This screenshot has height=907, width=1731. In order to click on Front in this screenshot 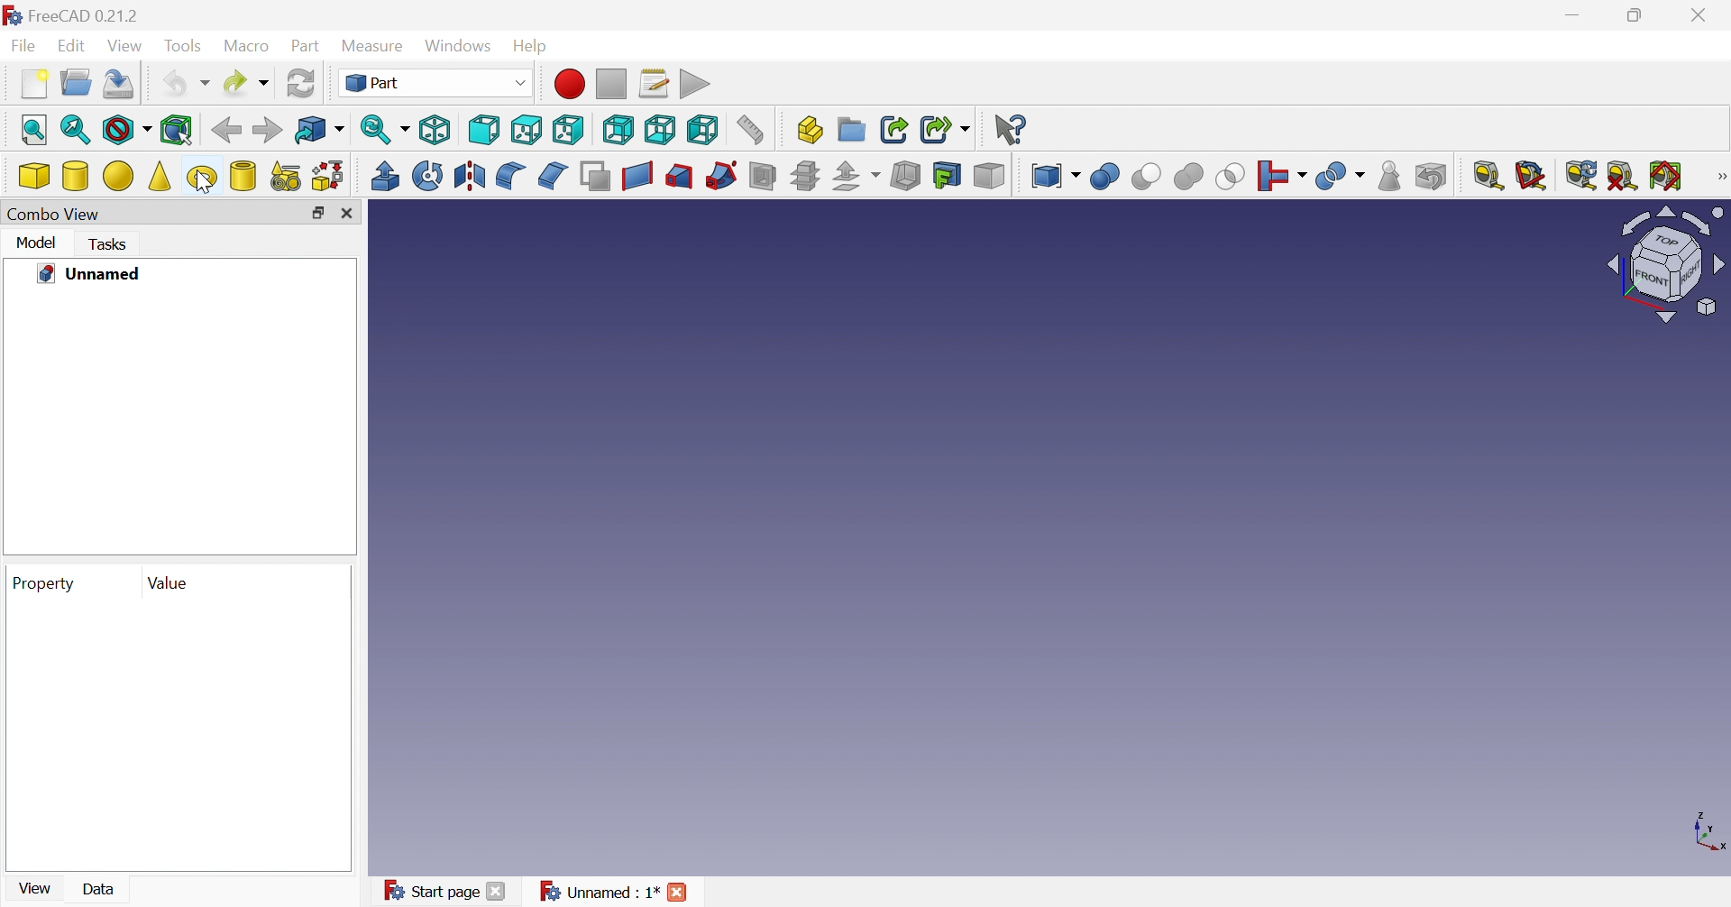, I will do `click(485, 130)`.